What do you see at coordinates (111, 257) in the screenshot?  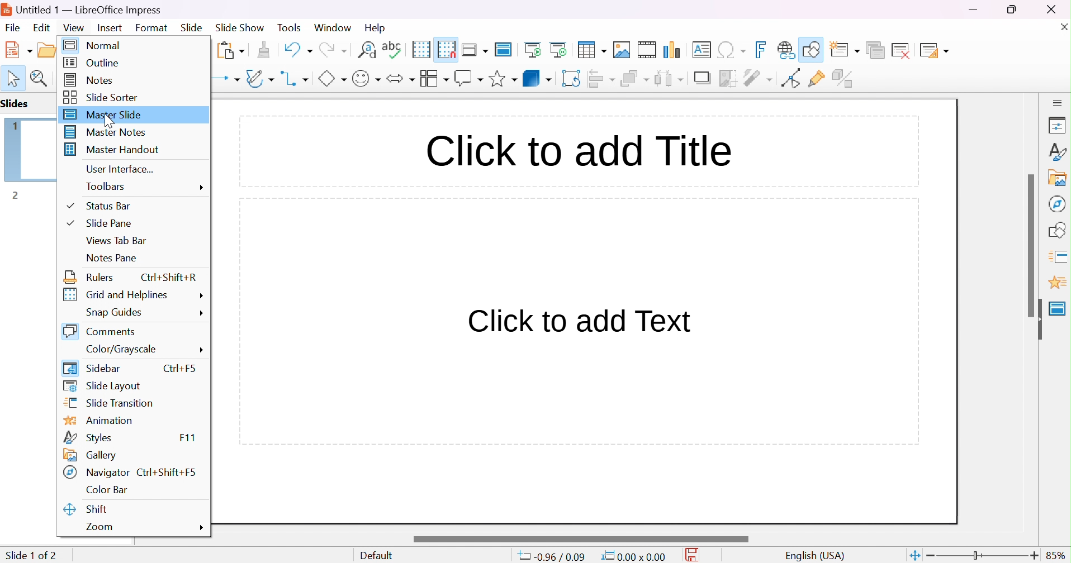 I see `notes pane` at bounding box center [111, 257].